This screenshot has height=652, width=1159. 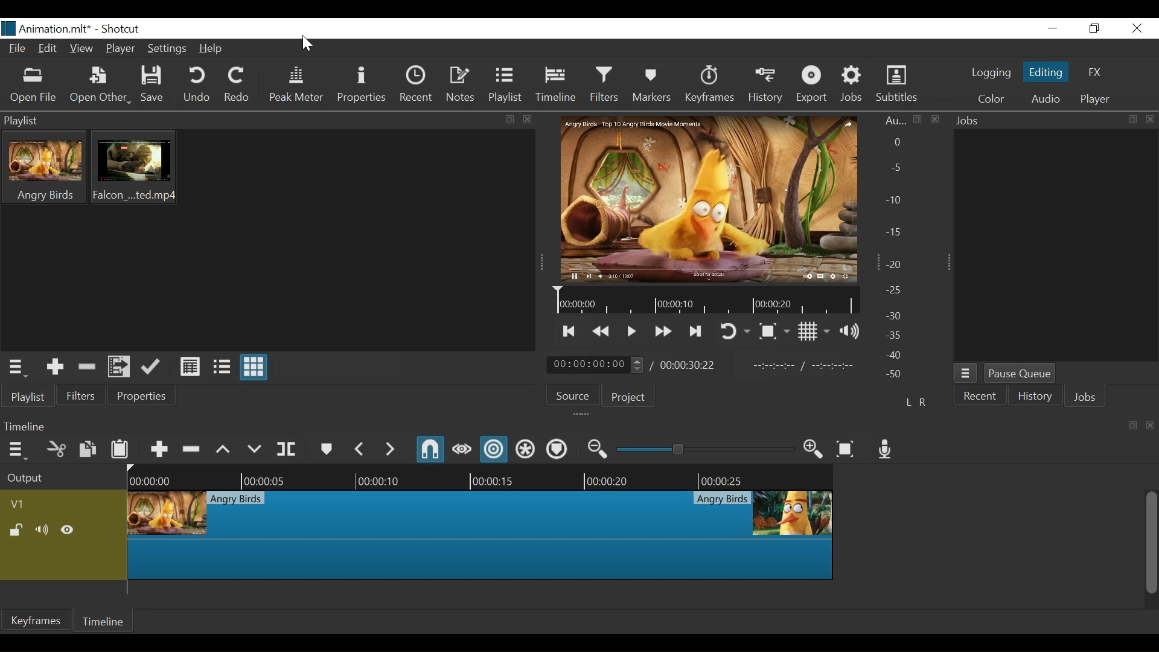 What do you see at coordinates (389, 449) in the screenshot?
I see `Next Marker` at bounding box center [389, 449].